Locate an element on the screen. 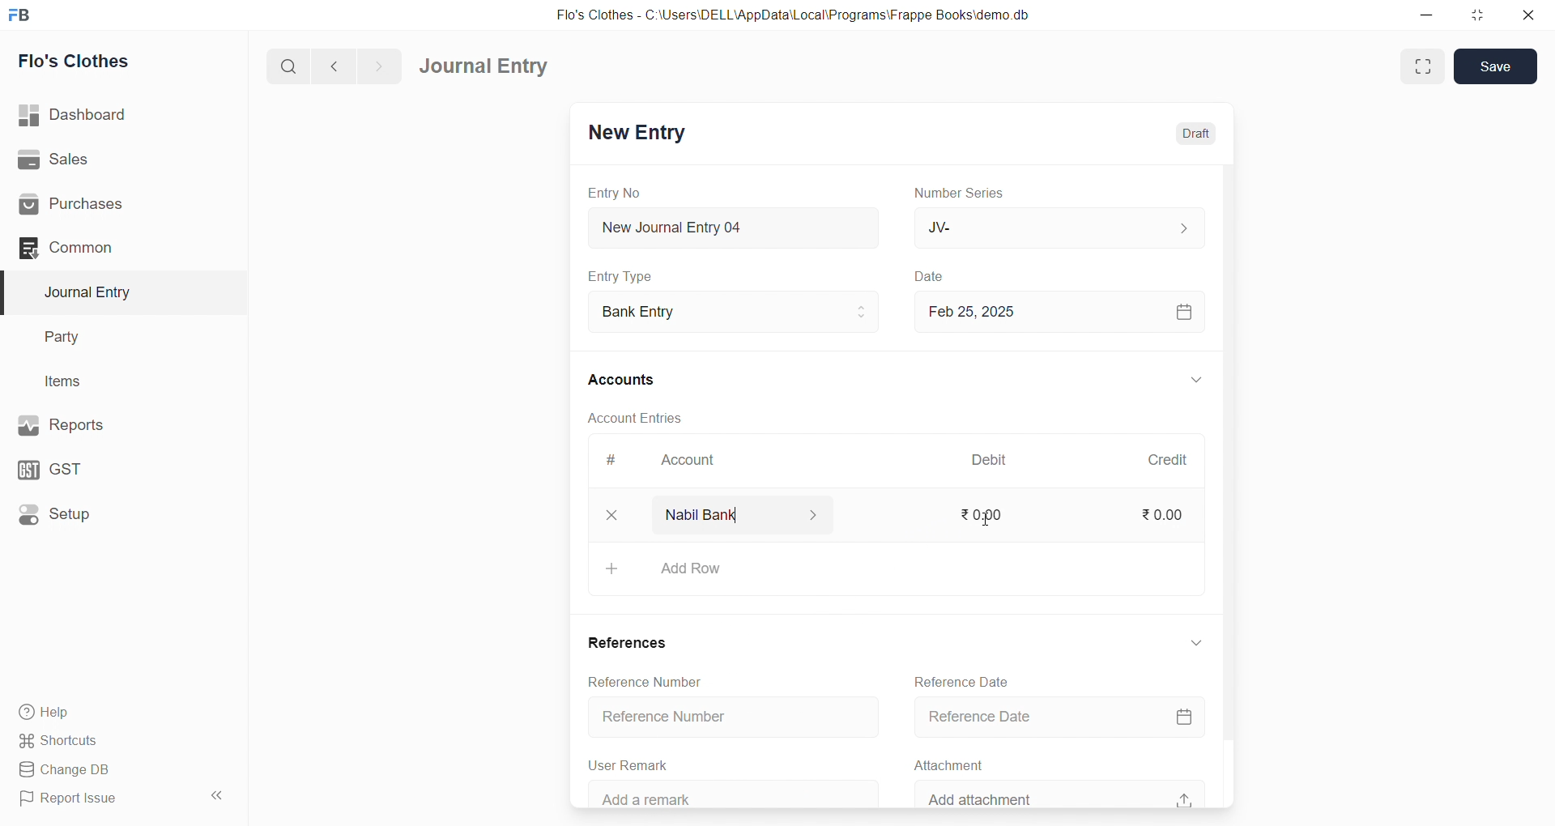 The width and height of the screenshot is (1555, 826). cursor is located at coordinates (986, 518).